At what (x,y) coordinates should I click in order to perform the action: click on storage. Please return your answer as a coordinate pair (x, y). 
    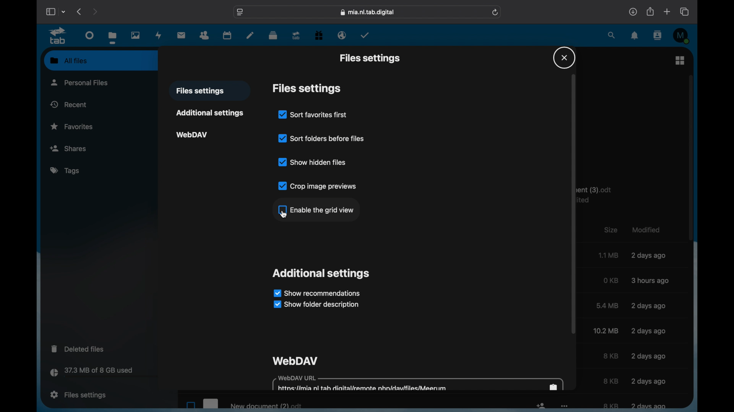
    Looking at the image, I should click on (108, 373).